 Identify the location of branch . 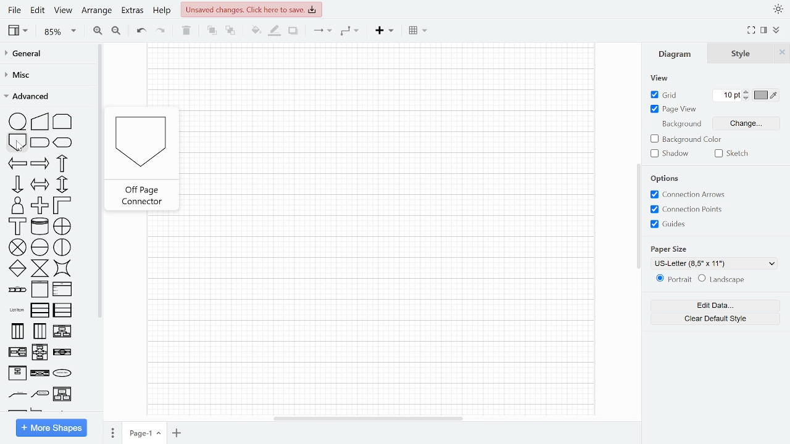
(63, 374).